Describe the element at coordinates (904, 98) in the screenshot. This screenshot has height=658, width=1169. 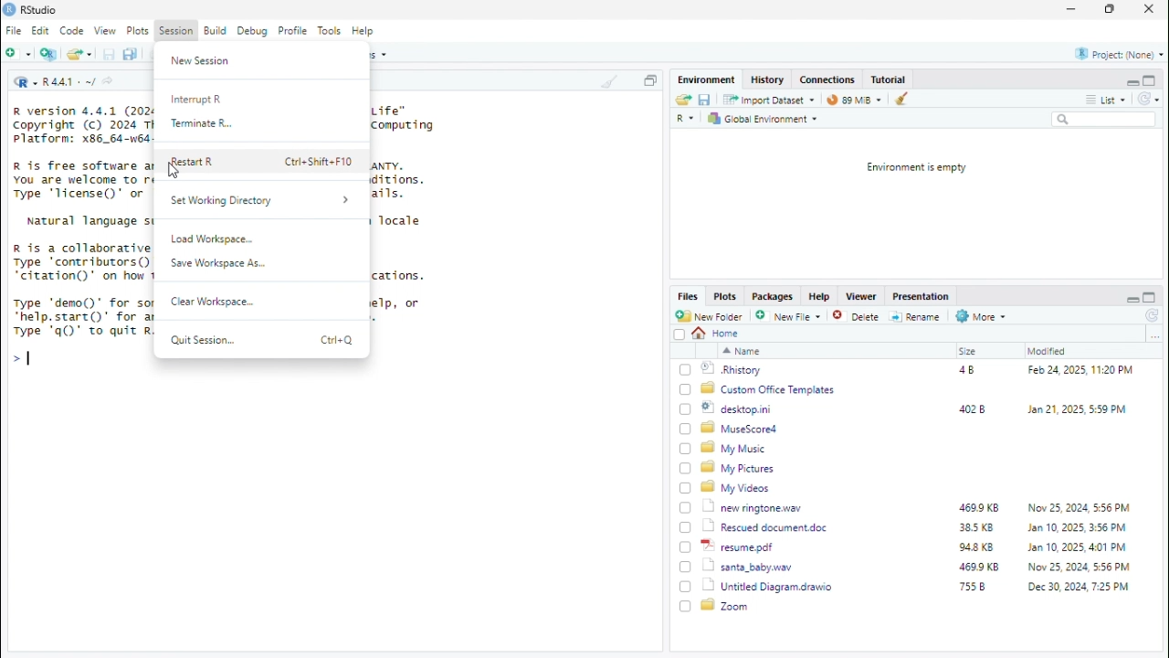
I see `clean` at that location.